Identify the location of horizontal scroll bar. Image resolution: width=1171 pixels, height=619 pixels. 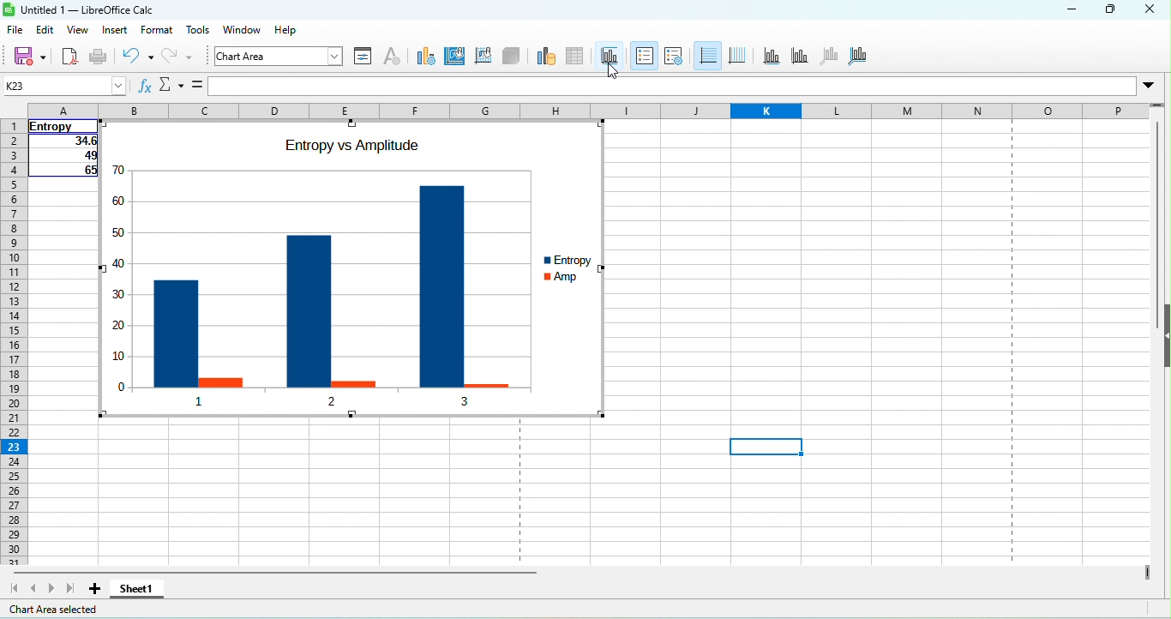
(277, 572).